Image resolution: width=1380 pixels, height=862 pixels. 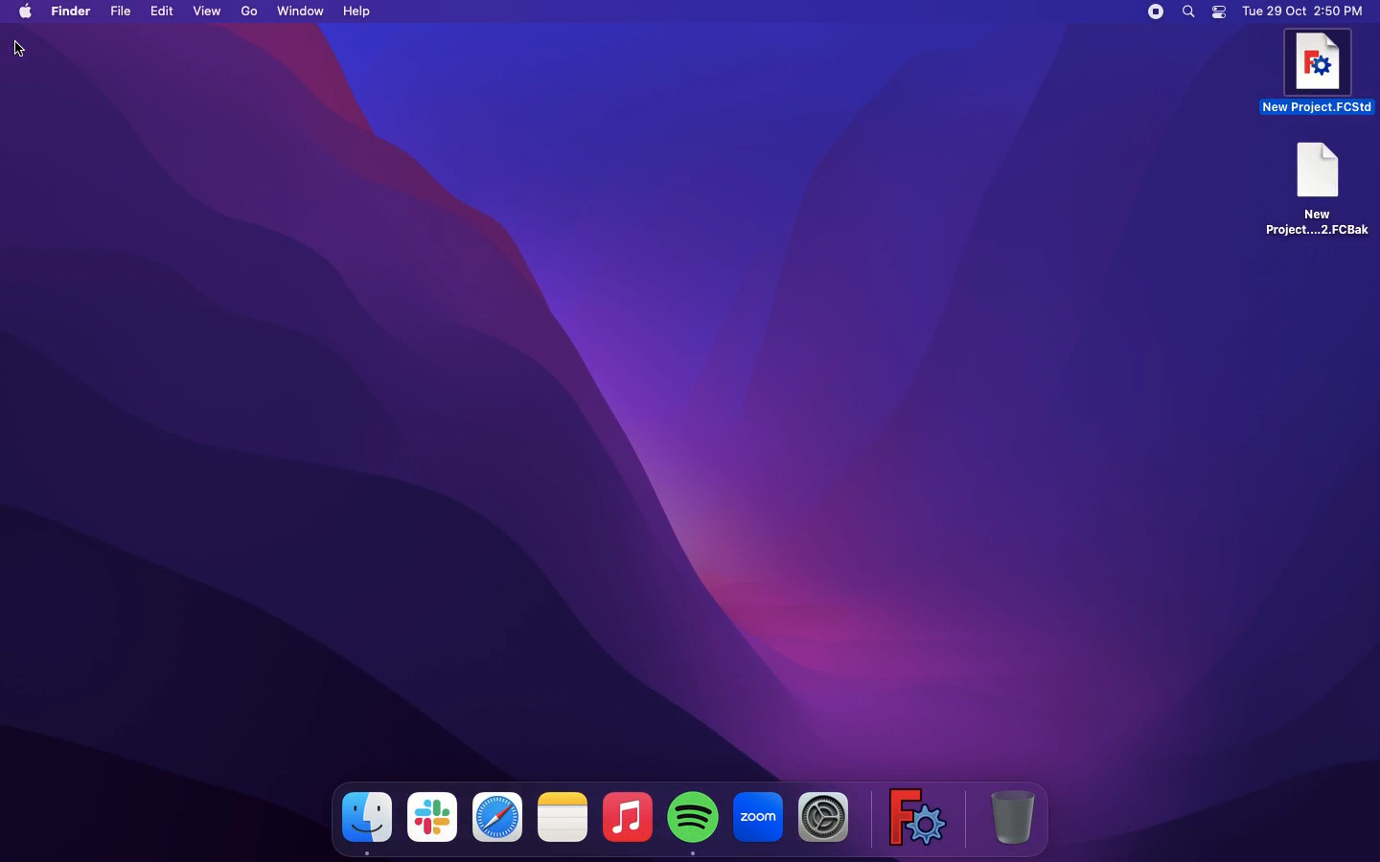 I want to click on Music, so click(x=626, y=814).